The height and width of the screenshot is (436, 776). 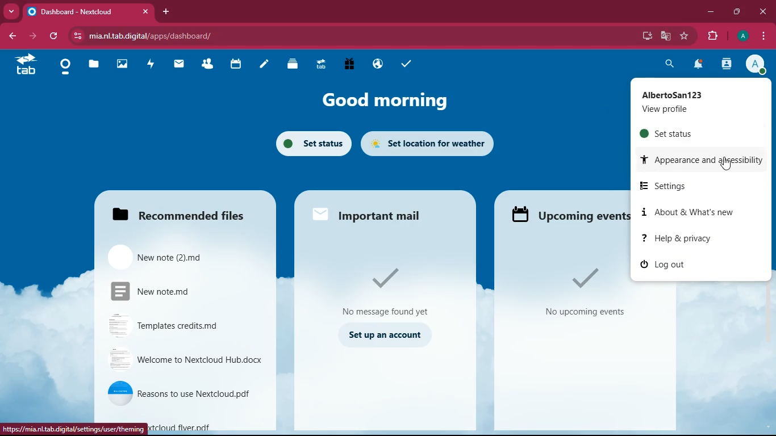 I want to click on maximize, so click(x=737, y=12).